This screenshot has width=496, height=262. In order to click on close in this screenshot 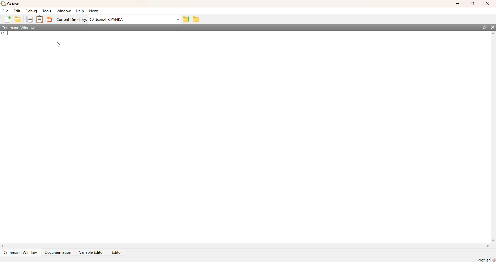, I will do `click(488, 3)`.